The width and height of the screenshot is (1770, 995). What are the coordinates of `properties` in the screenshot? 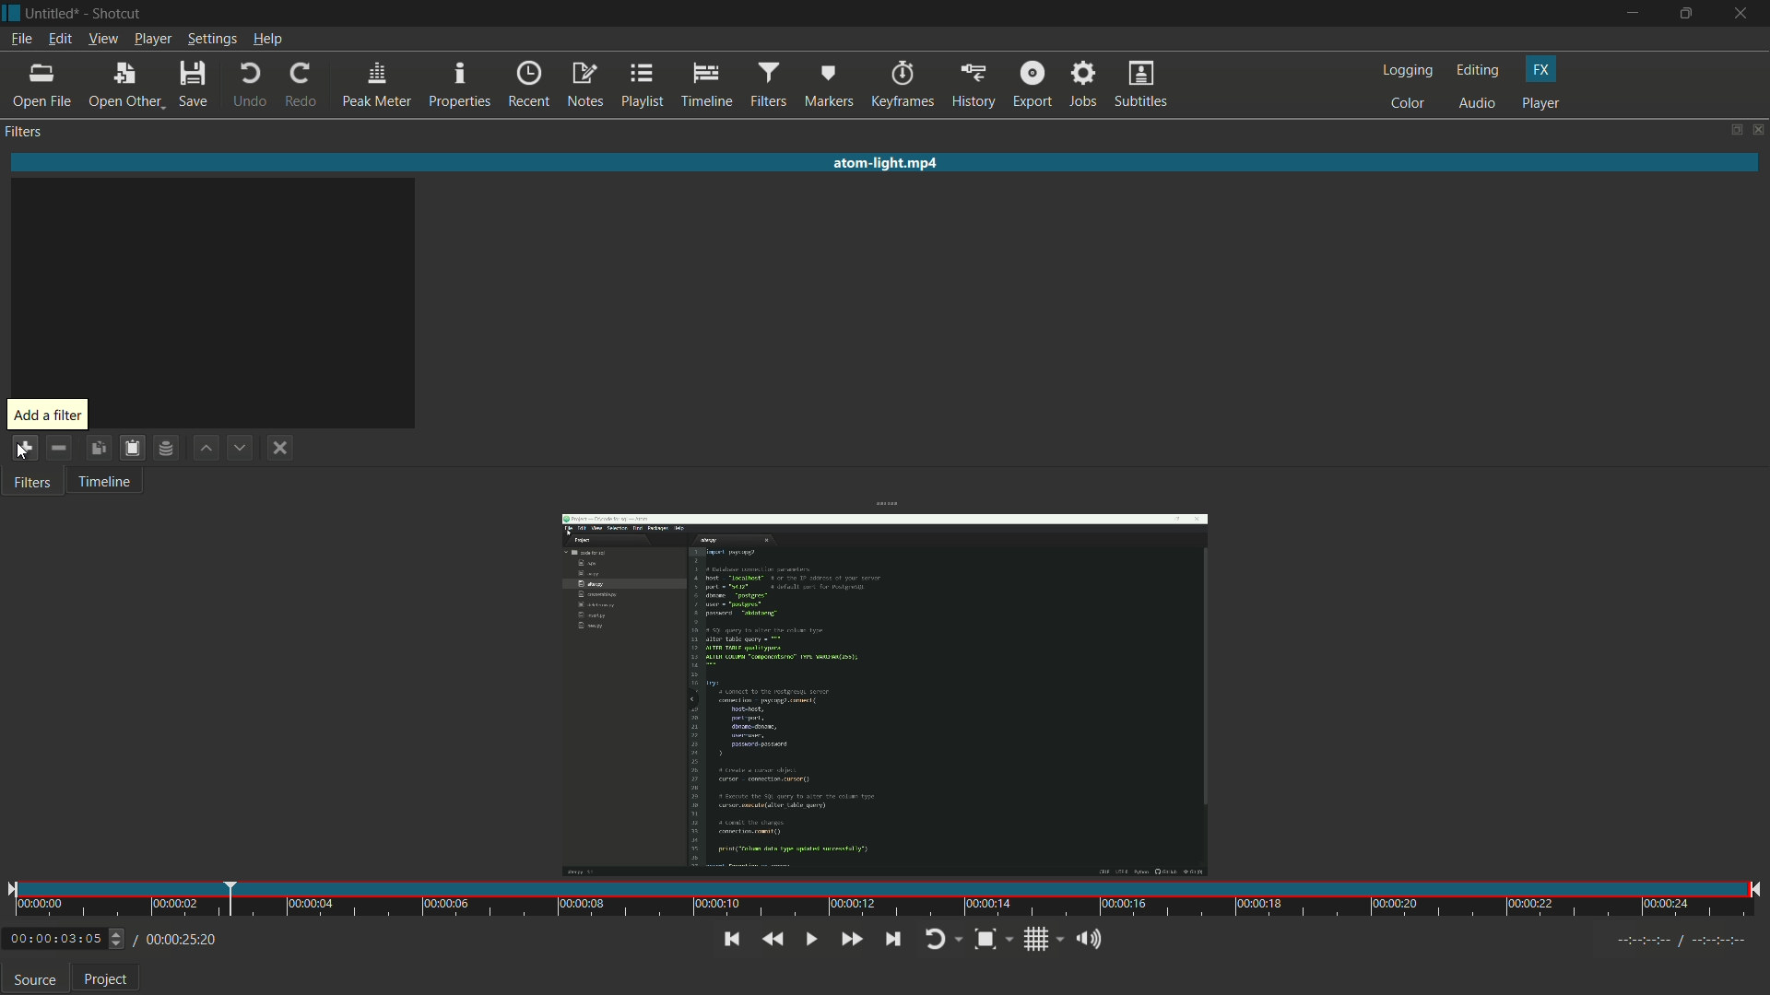 It's located at (460, 85).